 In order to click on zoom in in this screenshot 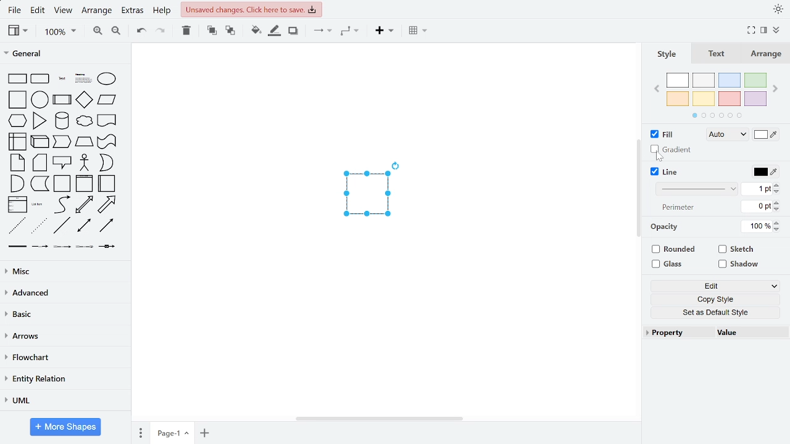, I will do `click(94, 31)`.